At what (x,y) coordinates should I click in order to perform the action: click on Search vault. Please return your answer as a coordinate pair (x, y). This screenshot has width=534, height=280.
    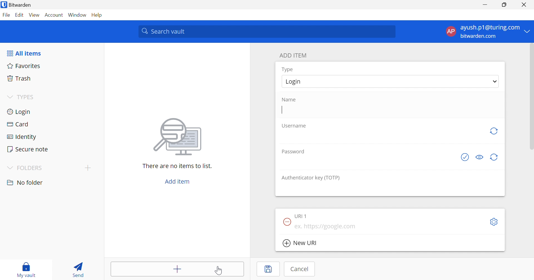
    Looking at the image, I should click on (266, 31).